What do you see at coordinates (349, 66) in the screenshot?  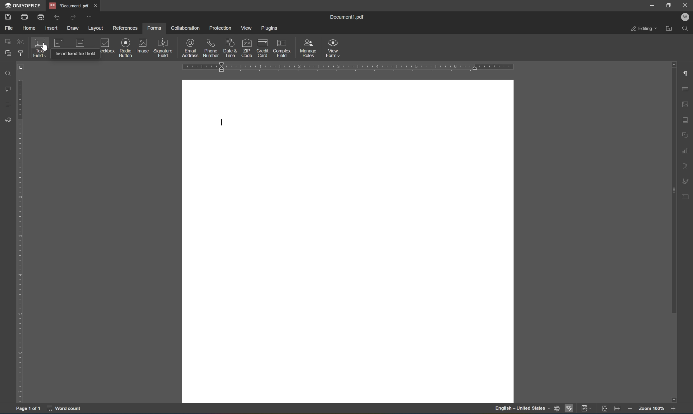 I see `ruler` at bounding box center [349, 66].